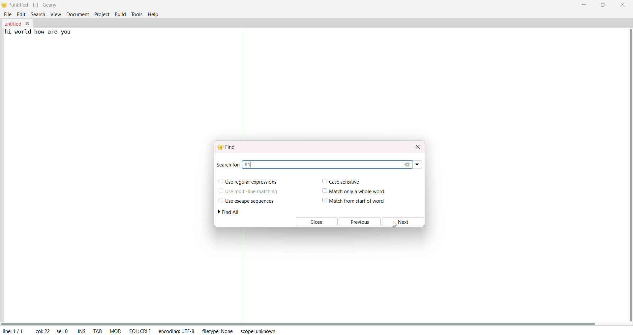  What do you see at coordinates (82, 331) in the screenshot?
I see `ins` at bounding box center [82, 331].